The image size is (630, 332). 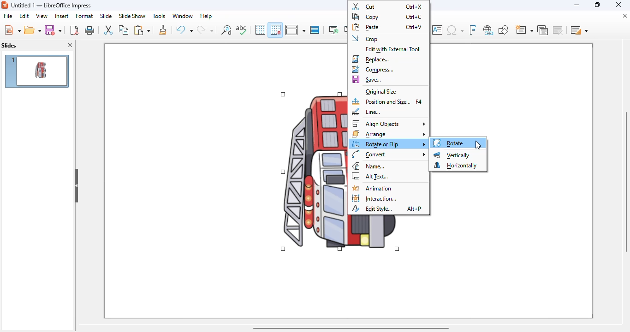 What do you see at coordinates (389, 154) in the screenshot?
I see `convert` at bounding box center [389, 154].